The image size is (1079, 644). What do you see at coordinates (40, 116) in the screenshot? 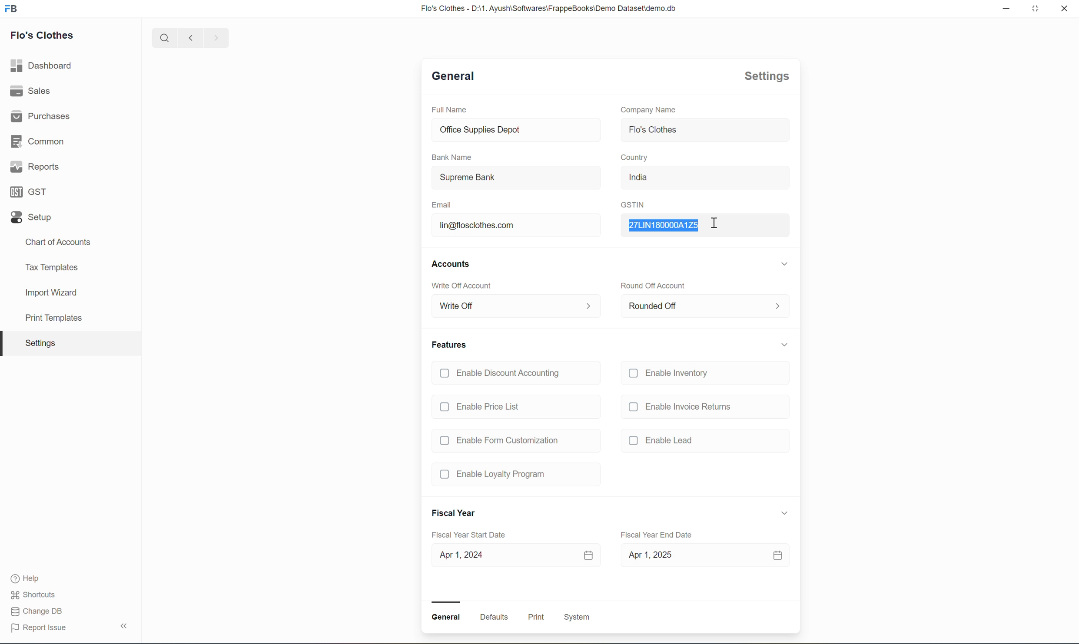
I see `Purchases` at bounding box center [40, 116].